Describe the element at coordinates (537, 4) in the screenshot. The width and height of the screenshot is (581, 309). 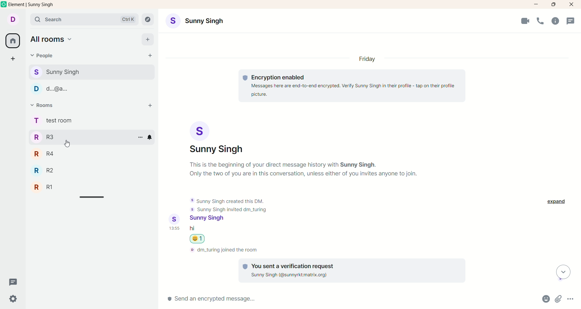
I see `minimize` at that location.